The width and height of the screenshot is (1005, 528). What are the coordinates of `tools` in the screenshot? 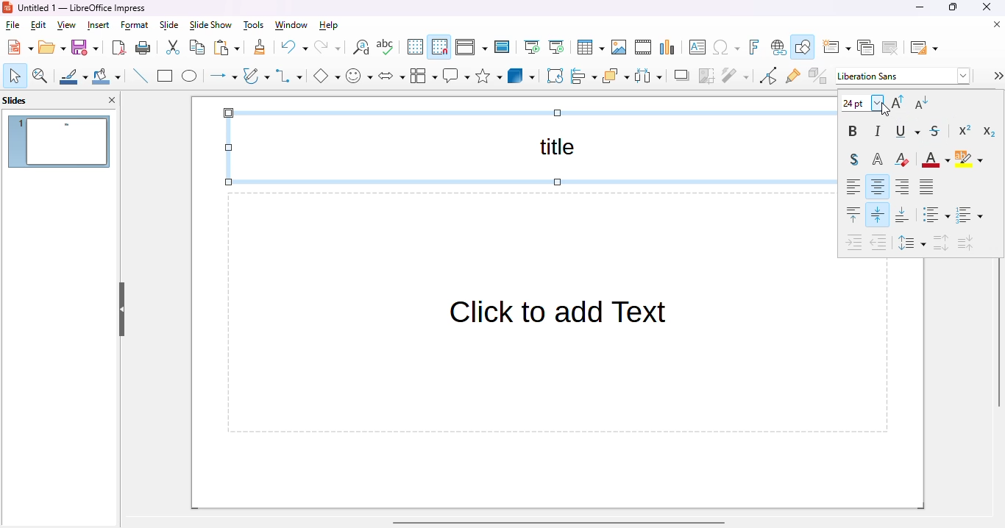 It's located at (254, 26).